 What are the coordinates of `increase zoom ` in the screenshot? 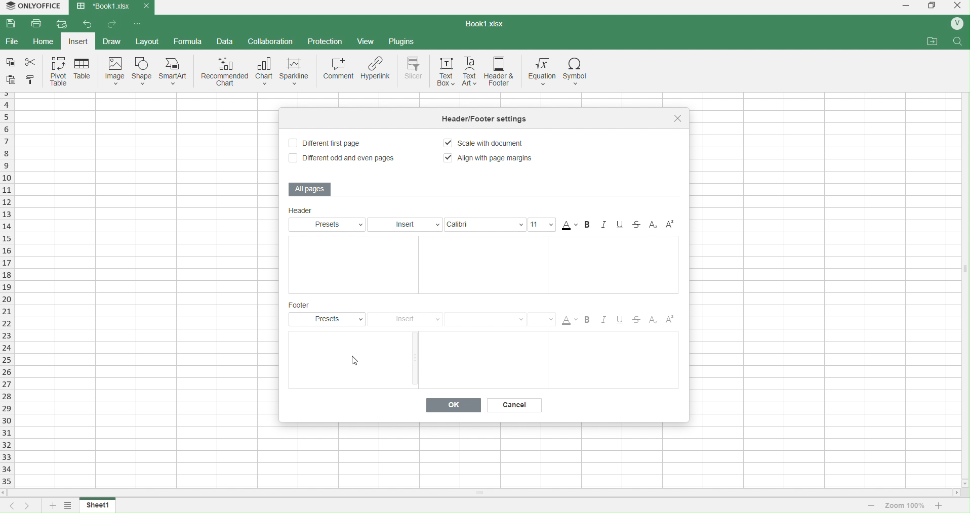 It's located at (941, 505).